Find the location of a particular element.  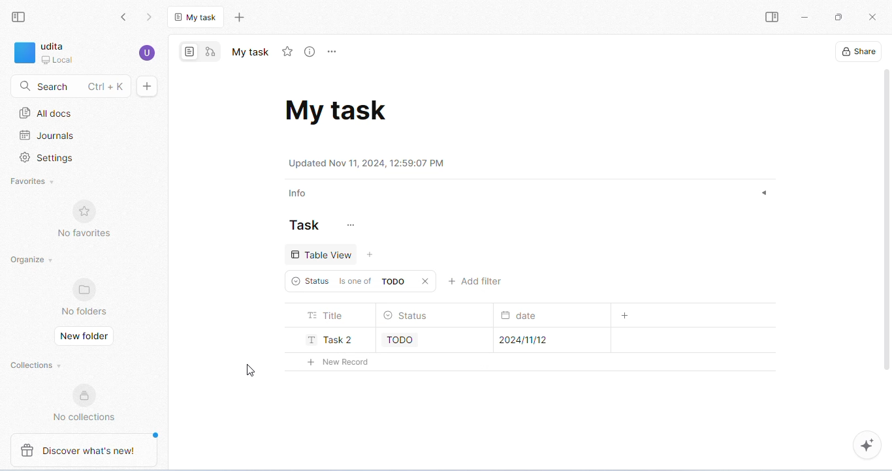

organize is located at coordinates (31, 260).